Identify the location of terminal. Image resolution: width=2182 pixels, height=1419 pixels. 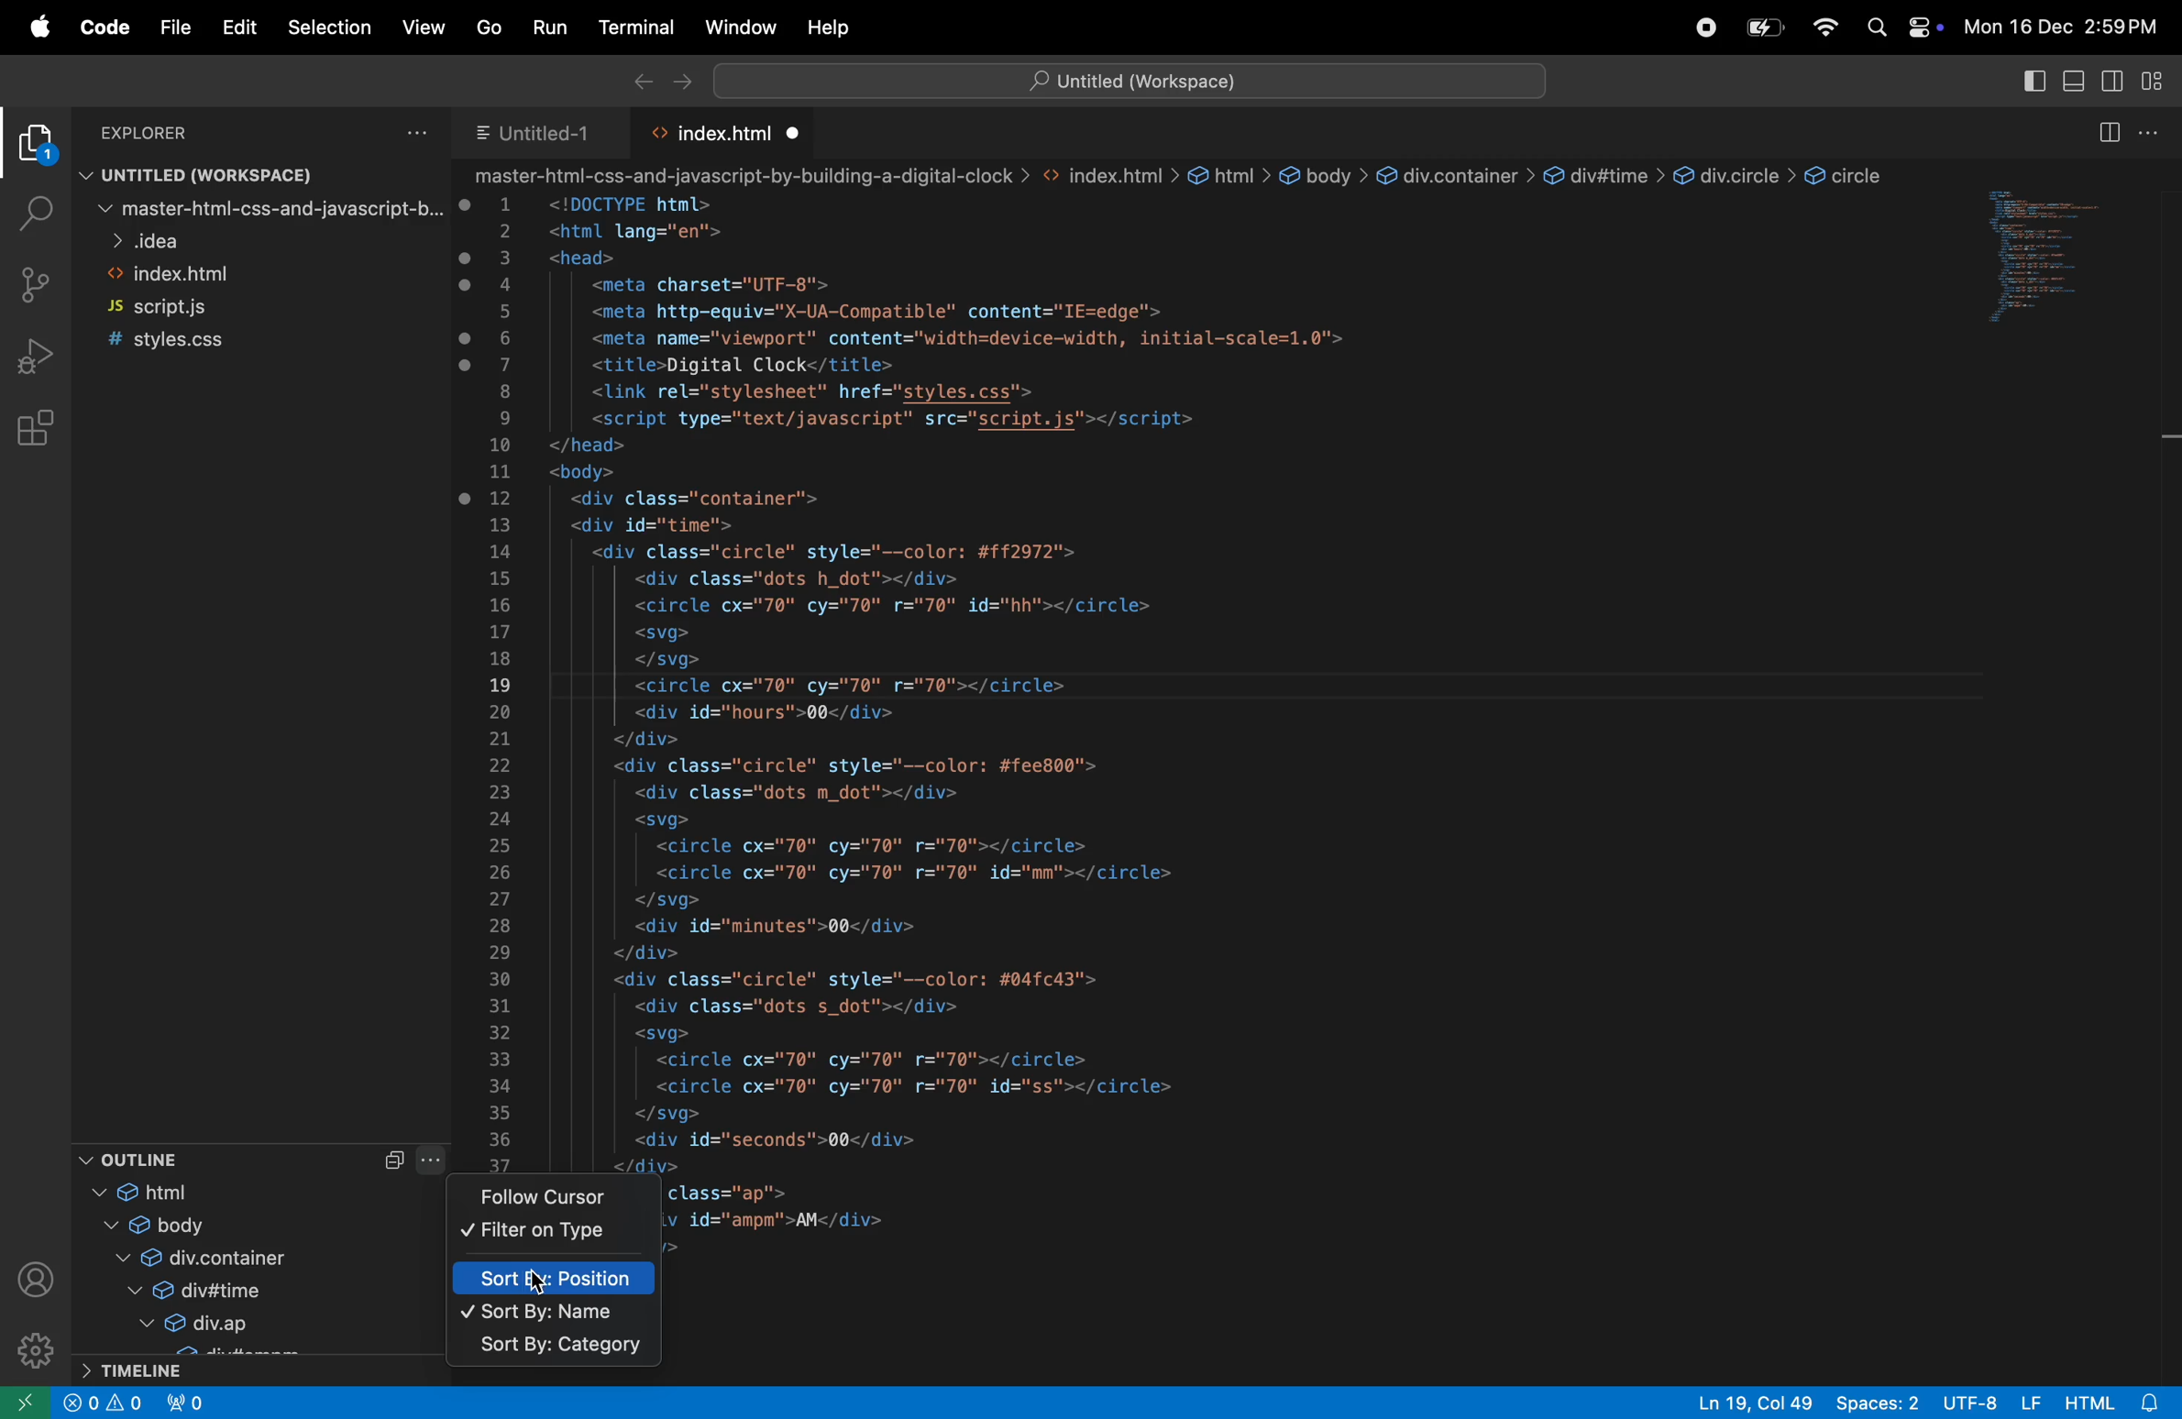
(629, 27).